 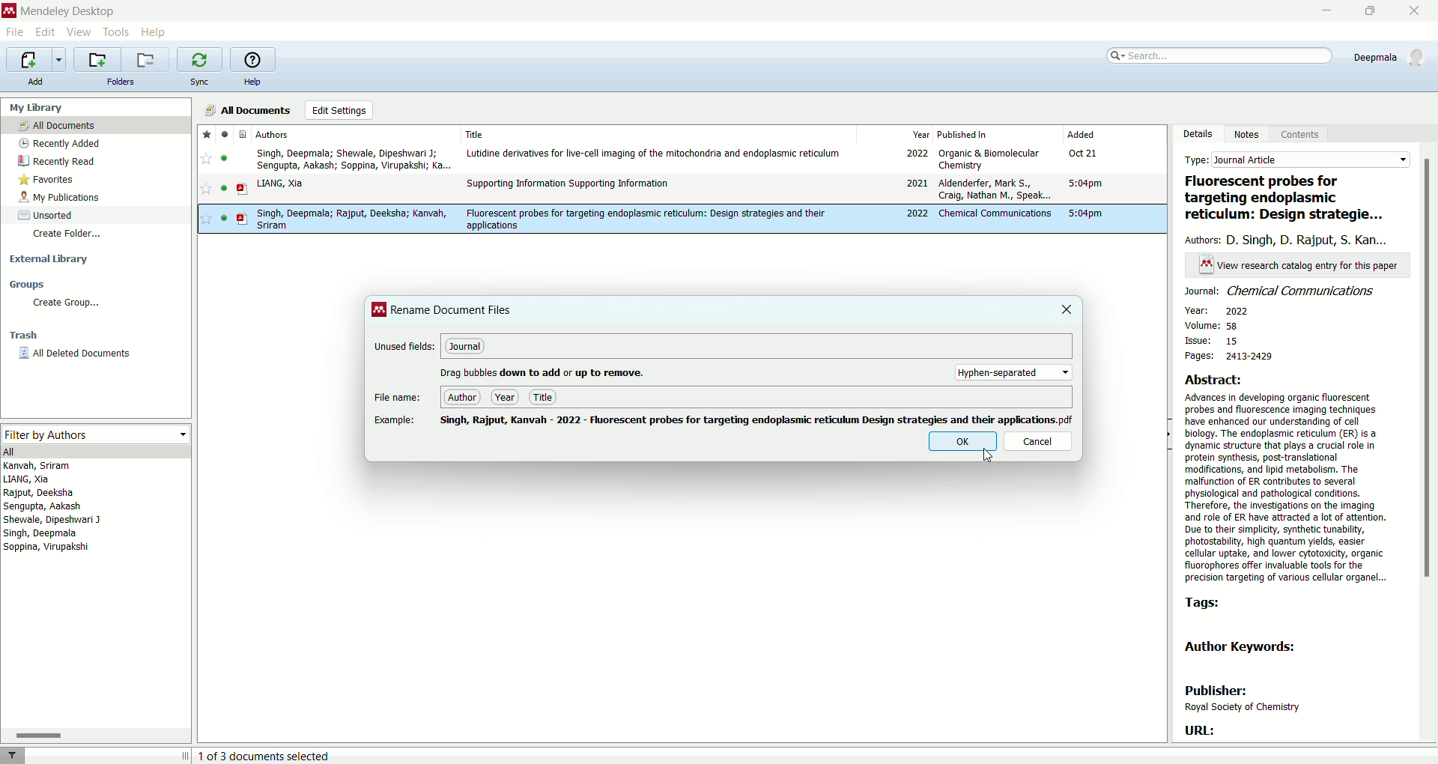 I want to click on author, so click(x=464, y=398).